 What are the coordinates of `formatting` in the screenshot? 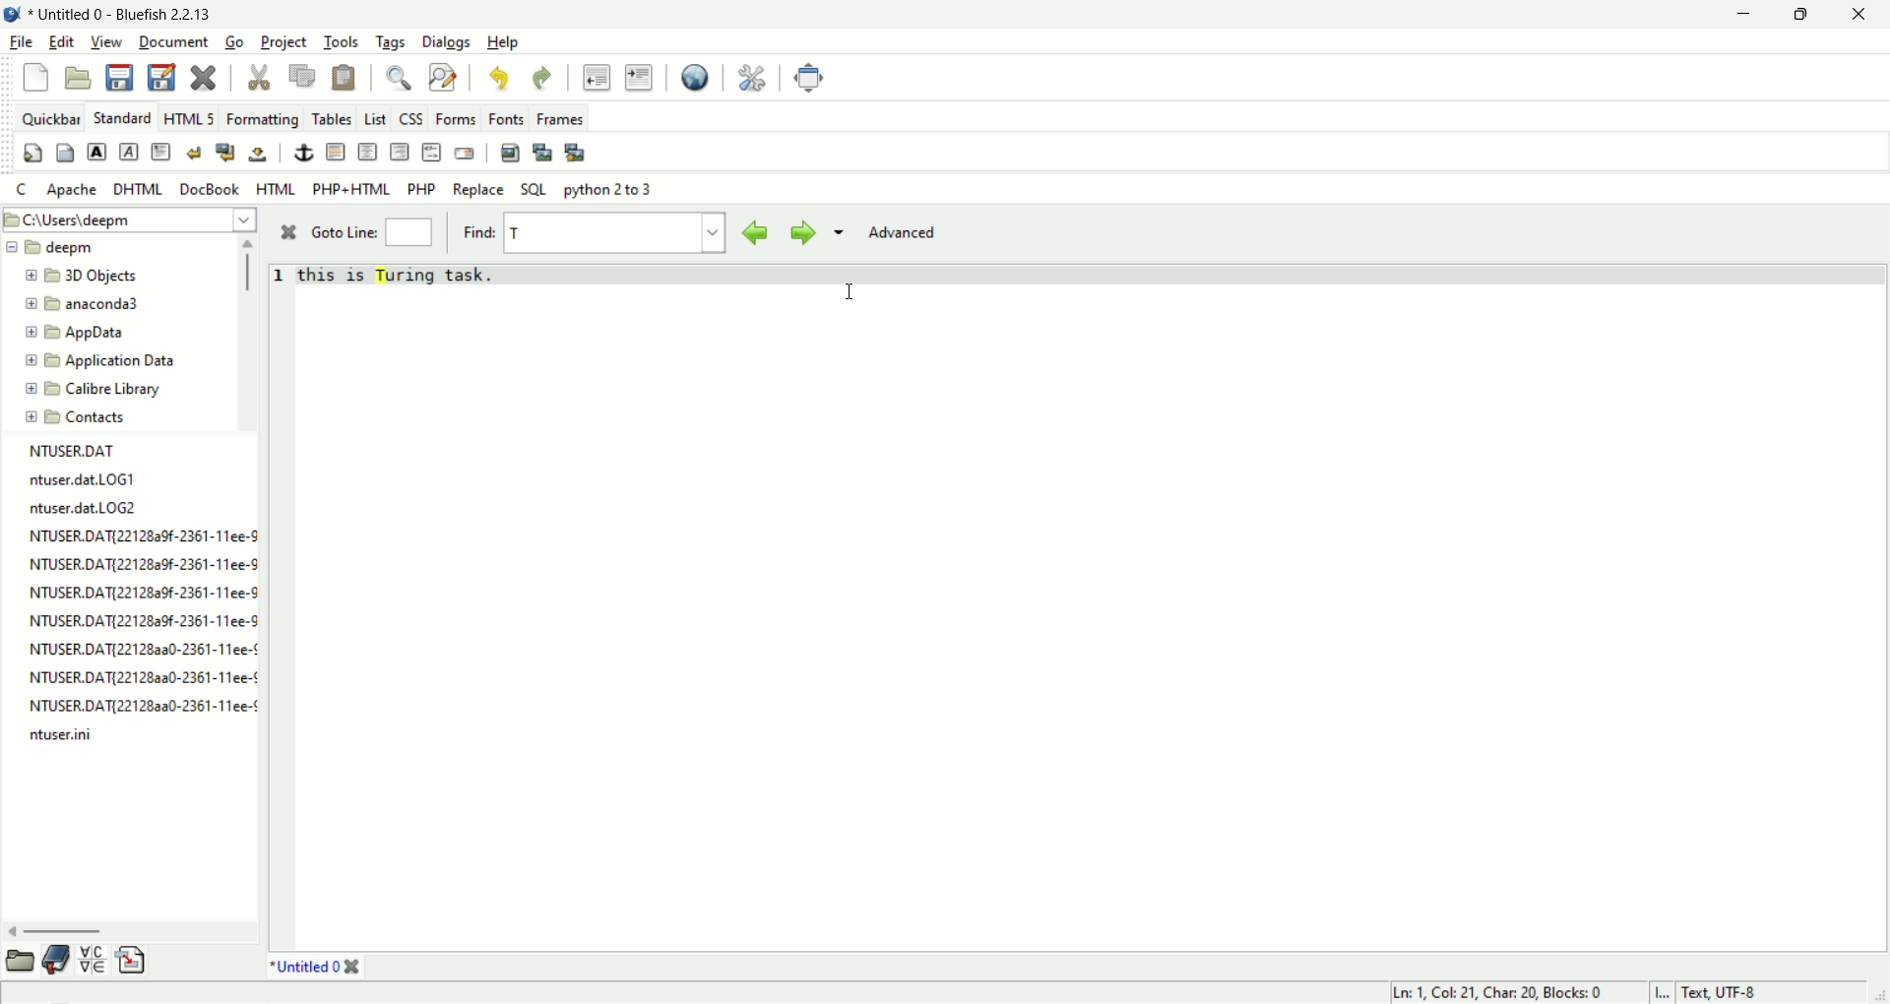 It's located at (265, 121).